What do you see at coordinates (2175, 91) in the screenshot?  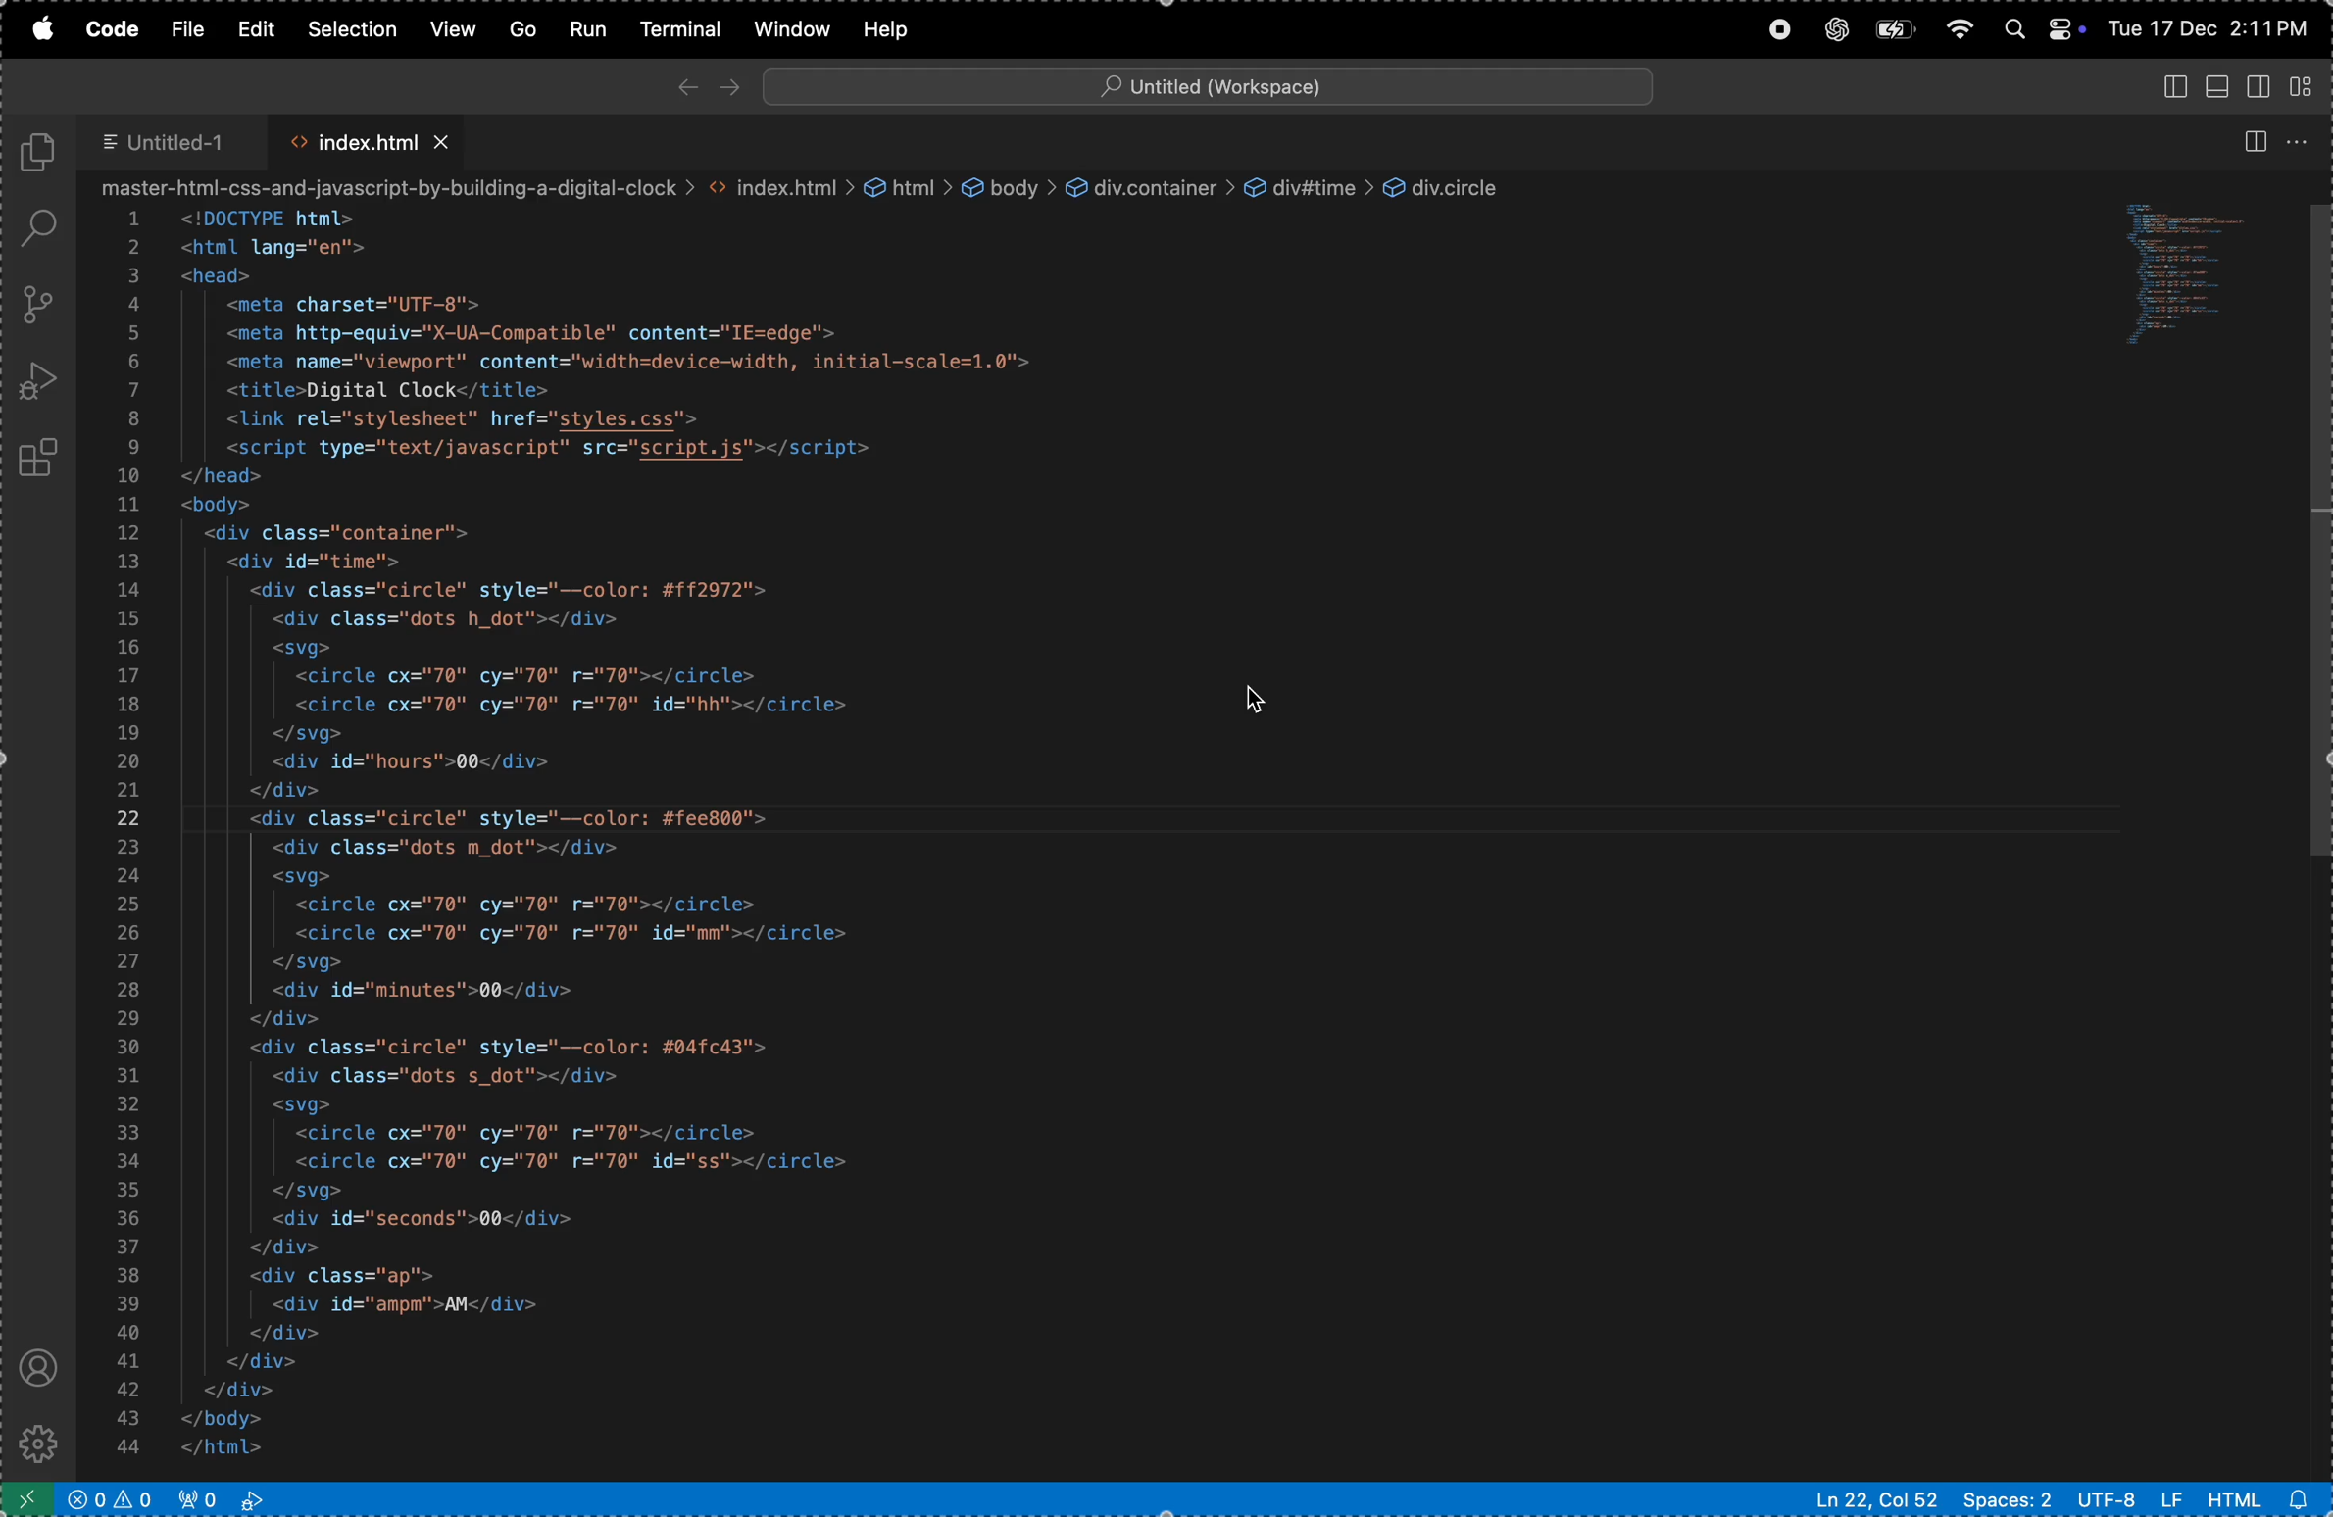 I see `toggle panel` at bounding box center [2175, 91].